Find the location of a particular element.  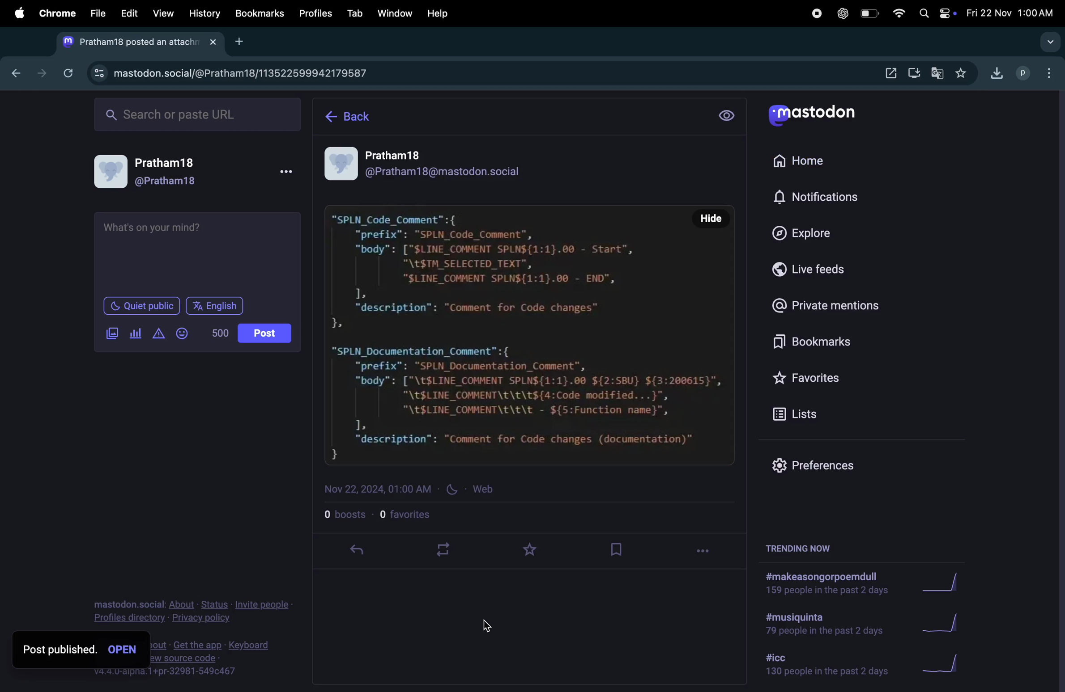

apple menu is located at coordinates (18, 14).